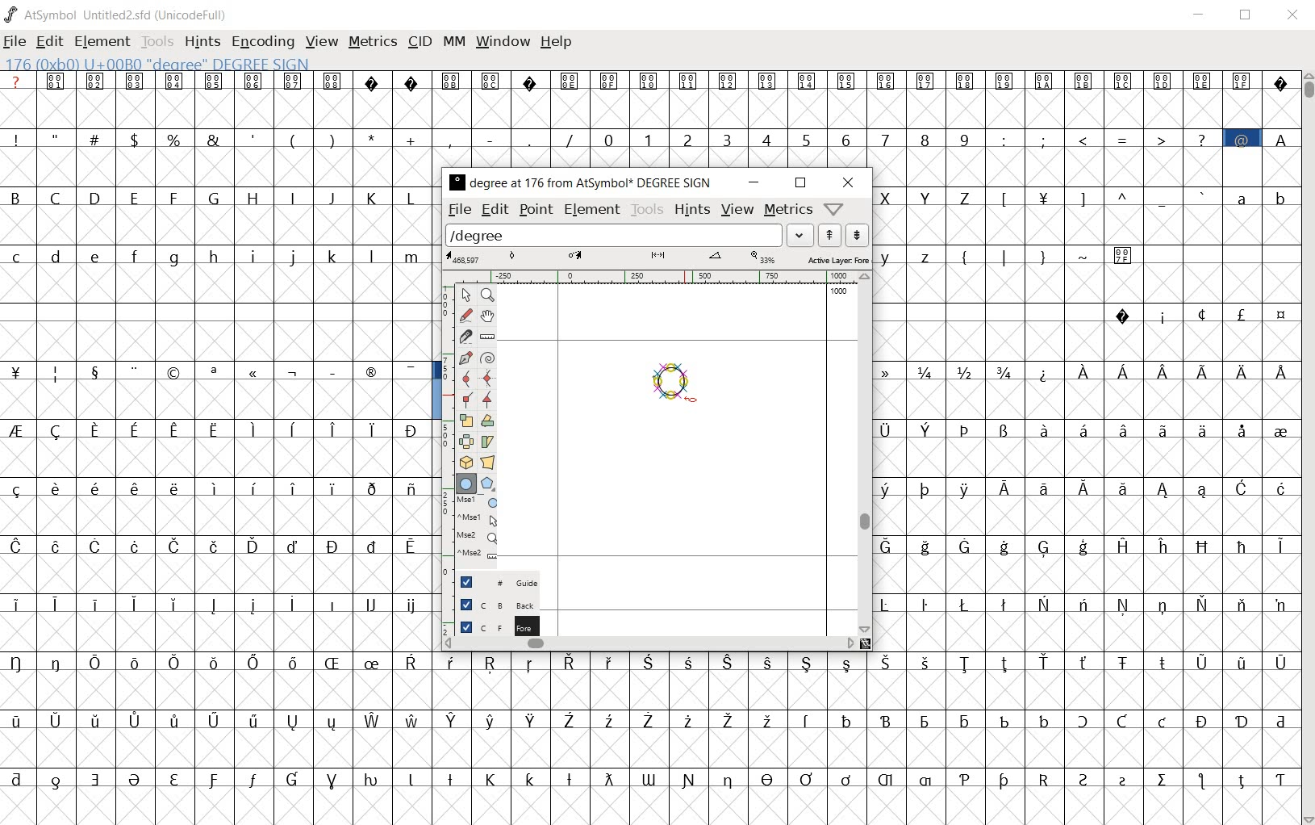 Image resolution: width=1315 pixels, height=825 pixels. I want to click on unsupported charters, so click(393, 80).